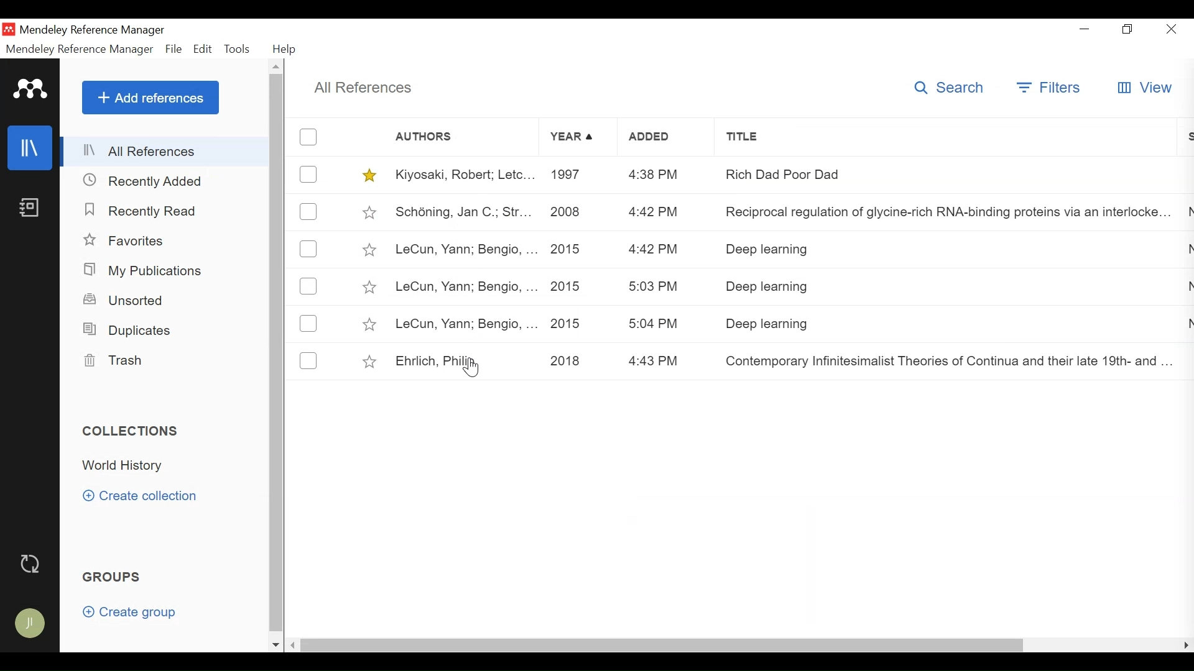  Describe the element at coordinates (132, 432) in the screenshot. I see `Collections` at that location.